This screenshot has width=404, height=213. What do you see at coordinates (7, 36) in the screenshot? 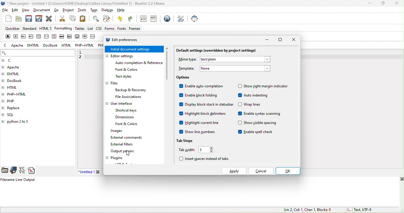
I see `strong` at bounding box center [7, 36].